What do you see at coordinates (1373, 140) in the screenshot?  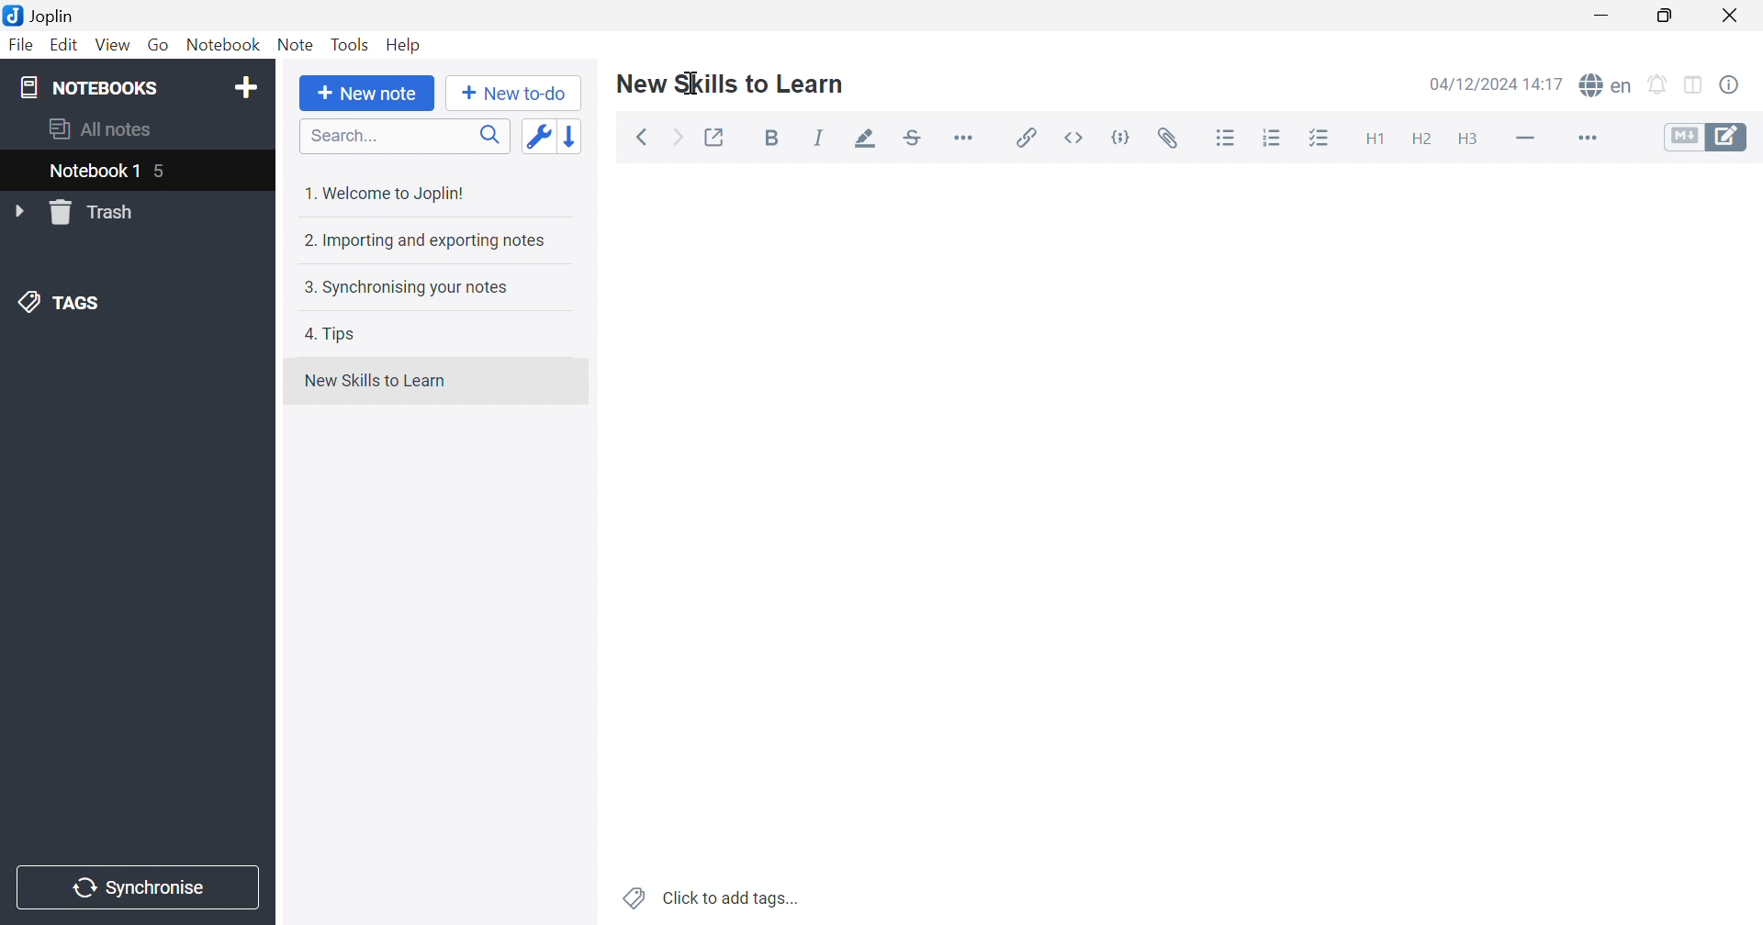 I see `Heading 1` at bounding box center [1373, 140].